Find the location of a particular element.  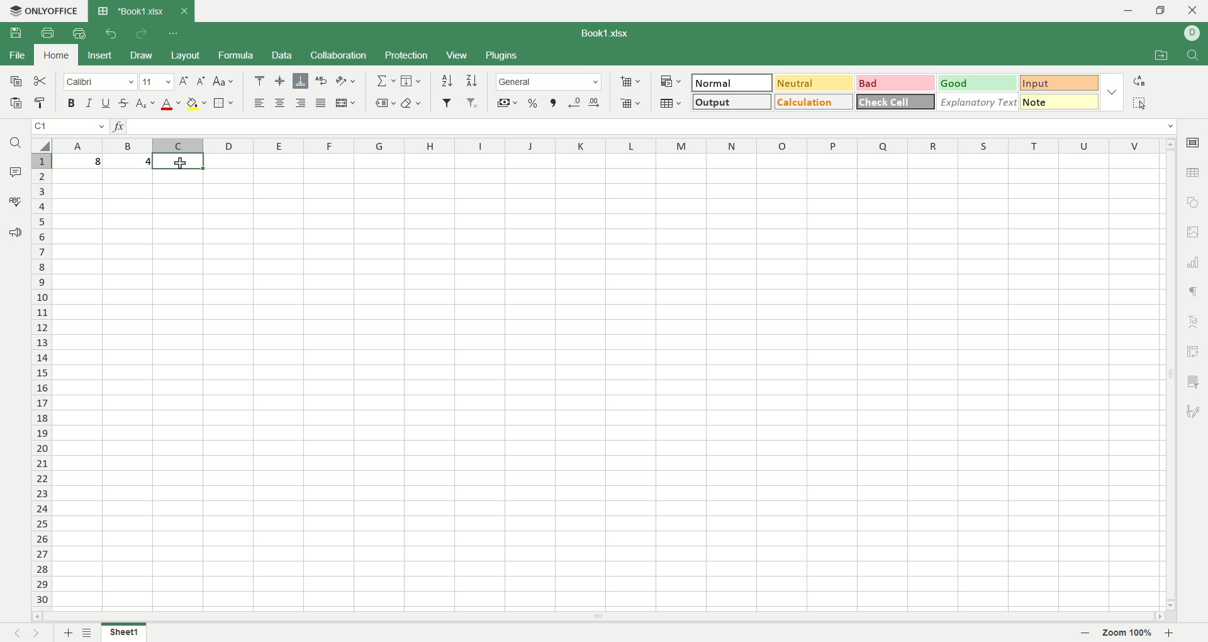

chart settings is located at coordinates (1195, 262).